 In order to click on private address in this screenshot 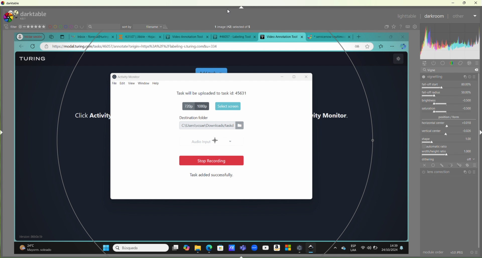, I will do `click(47, 47)`.